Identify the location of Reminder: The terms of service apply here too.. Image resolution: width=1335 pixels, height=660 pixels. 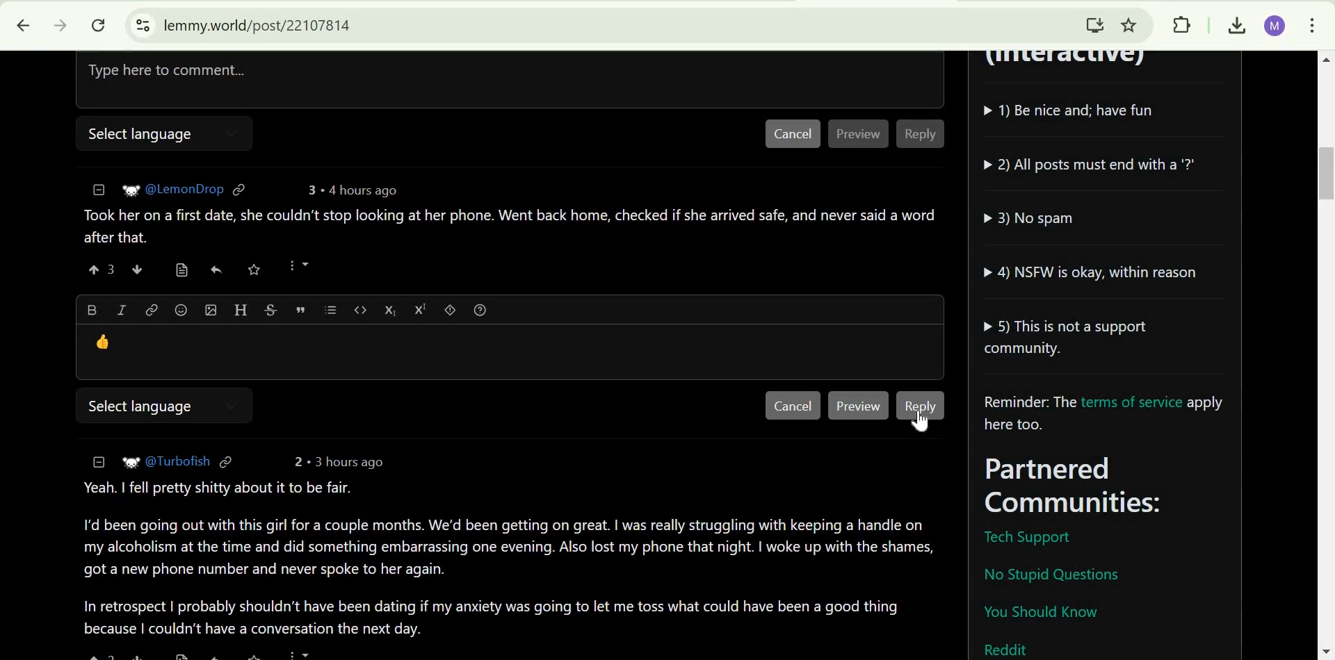
(1108, 415).